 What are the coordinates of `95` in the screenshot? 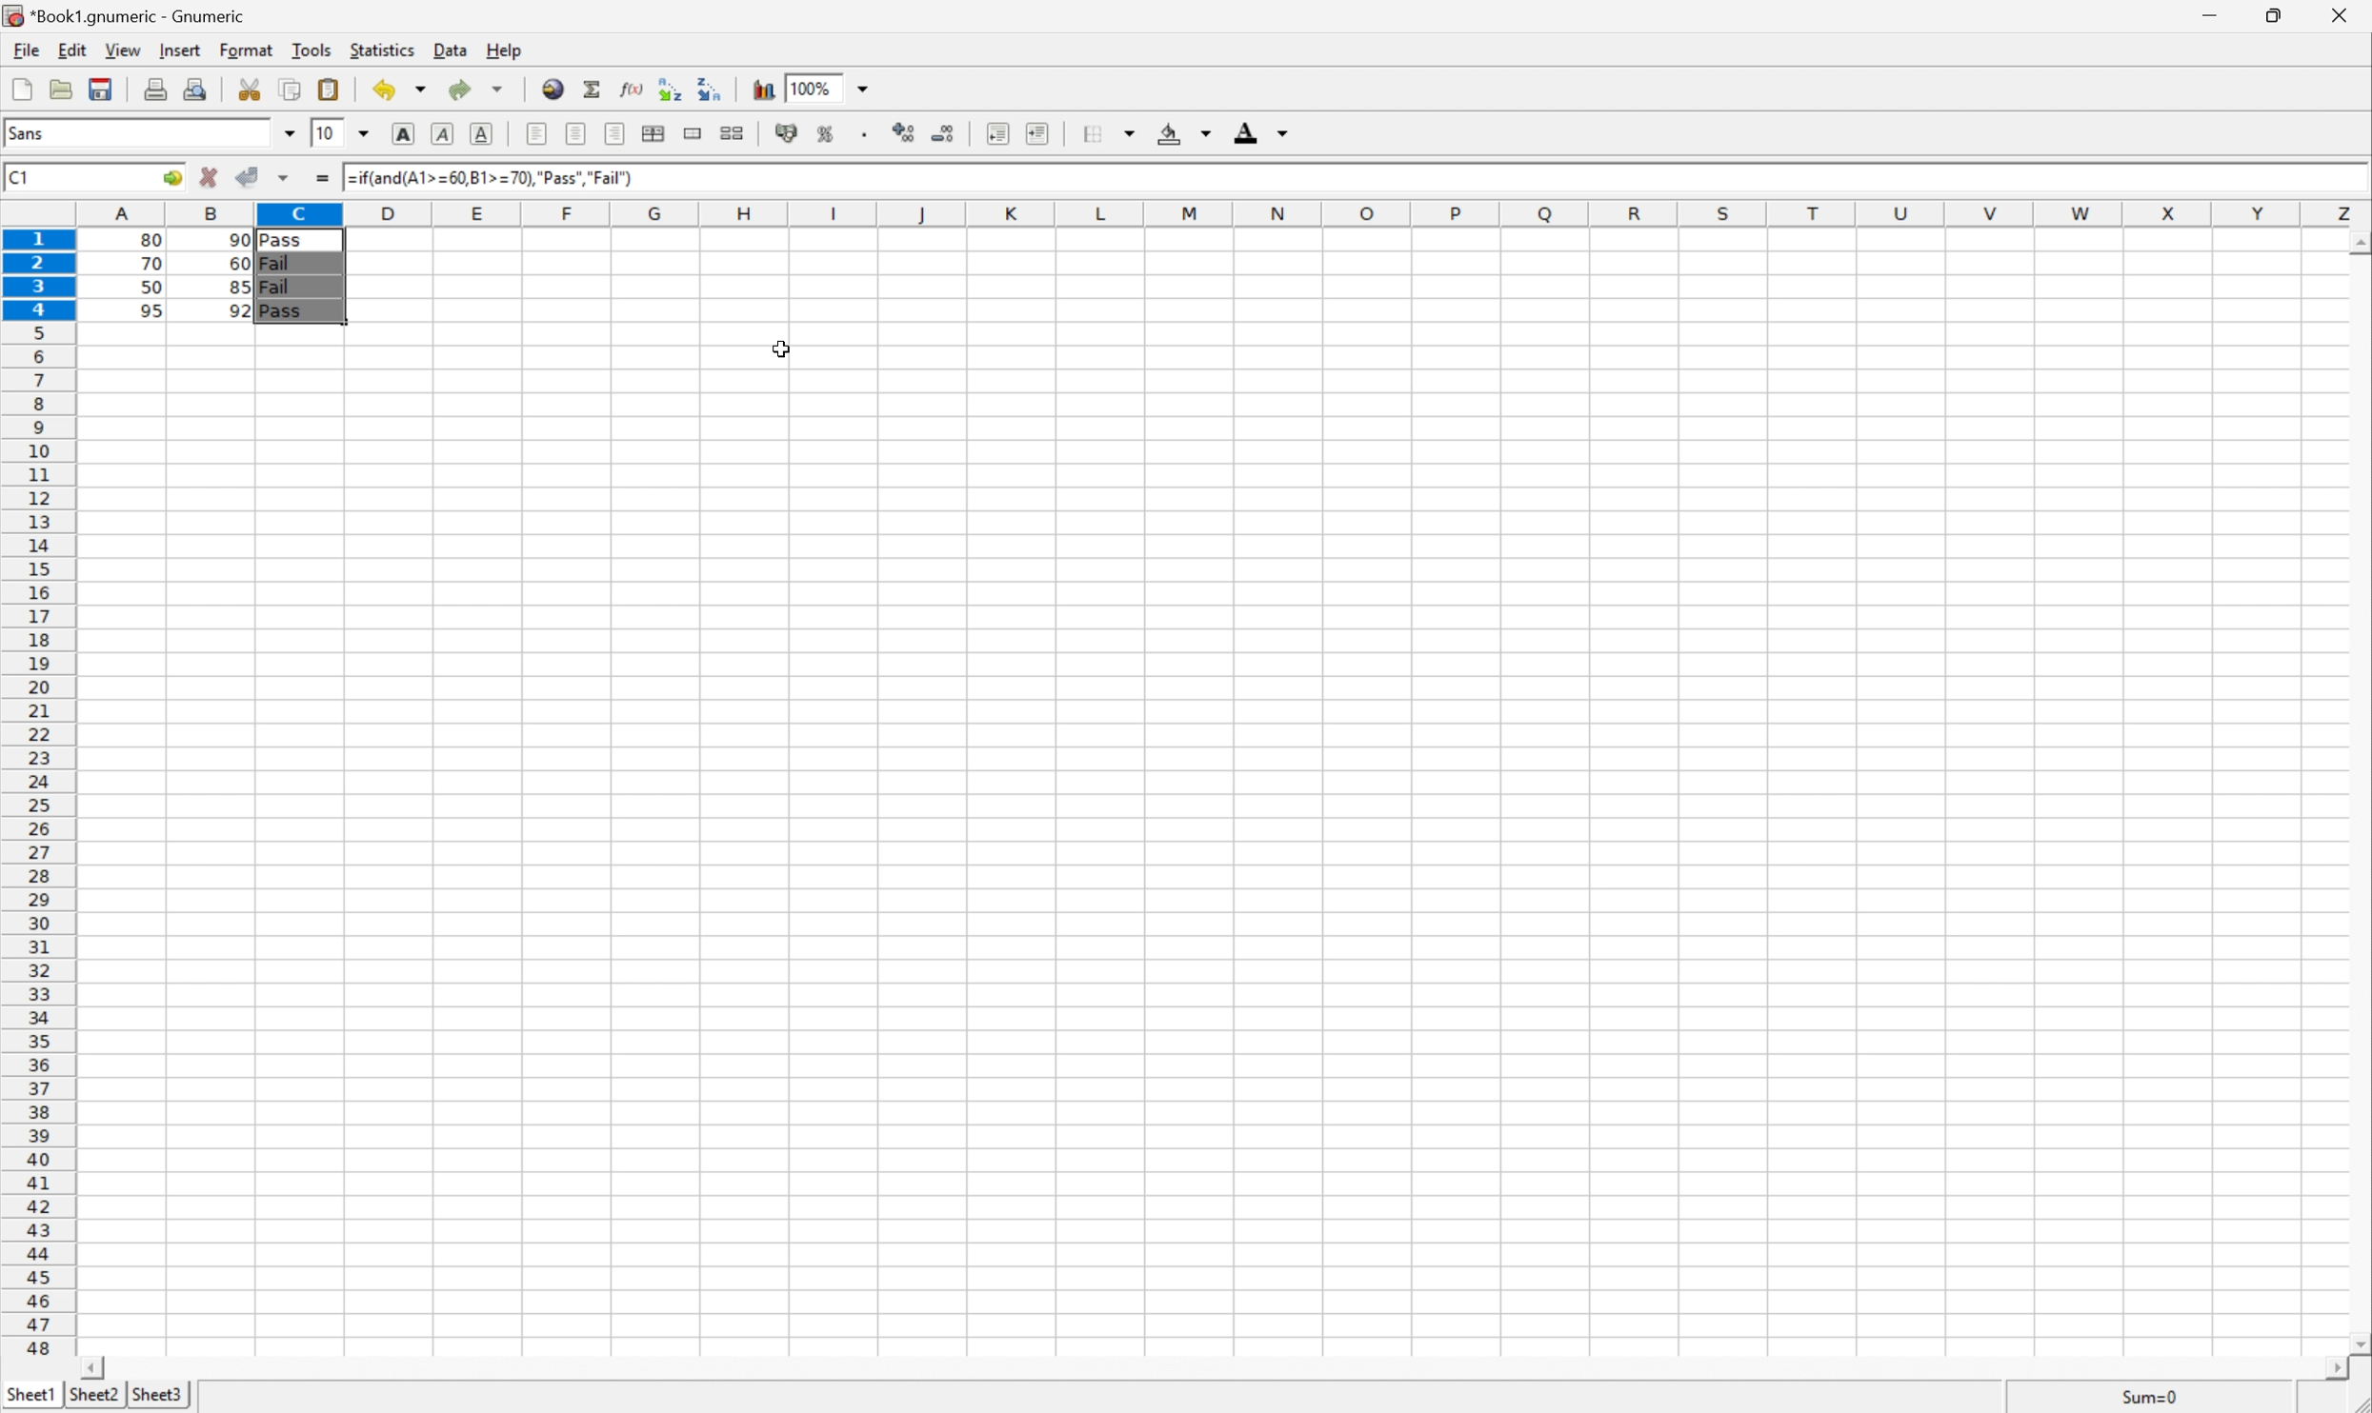 It's located at (150, 310).